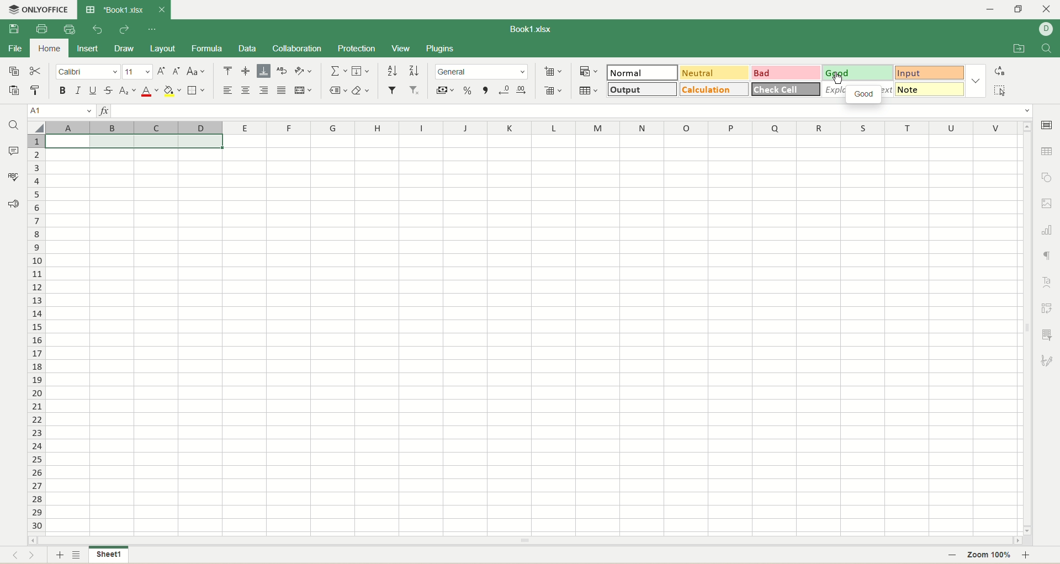  I want to click on fill, so click(361, 70).